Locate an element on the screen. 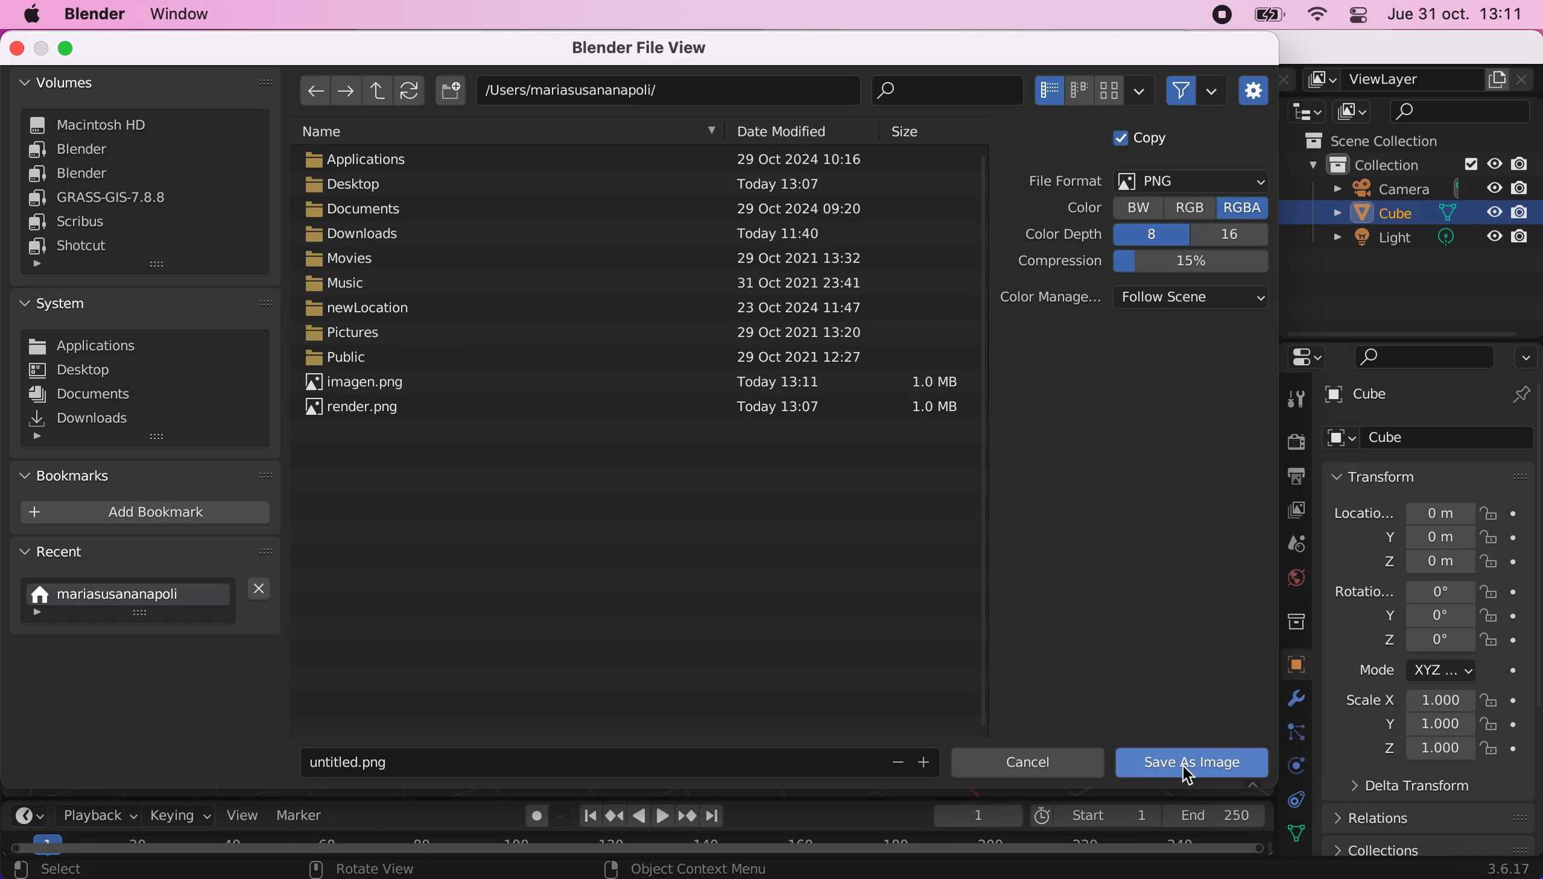 The image size is (1543, 879). lock is located at coordinates (1502, 541).